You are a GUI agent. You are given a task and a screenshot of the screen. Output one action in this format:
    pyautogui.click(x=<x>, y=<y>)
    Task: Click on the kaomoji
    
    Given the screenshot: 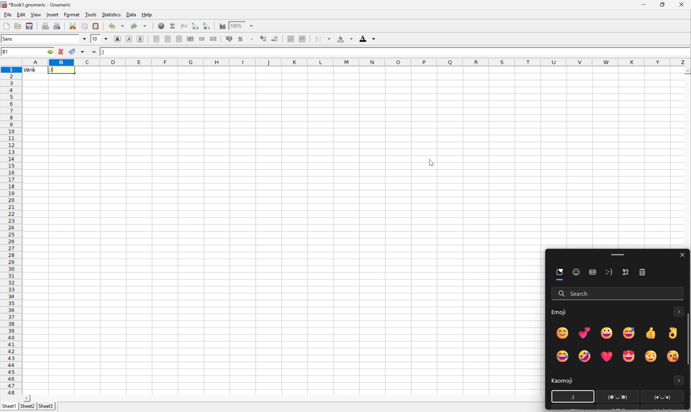 What is the action you would take?
    pyautogui.click(x=102, y=51)
    